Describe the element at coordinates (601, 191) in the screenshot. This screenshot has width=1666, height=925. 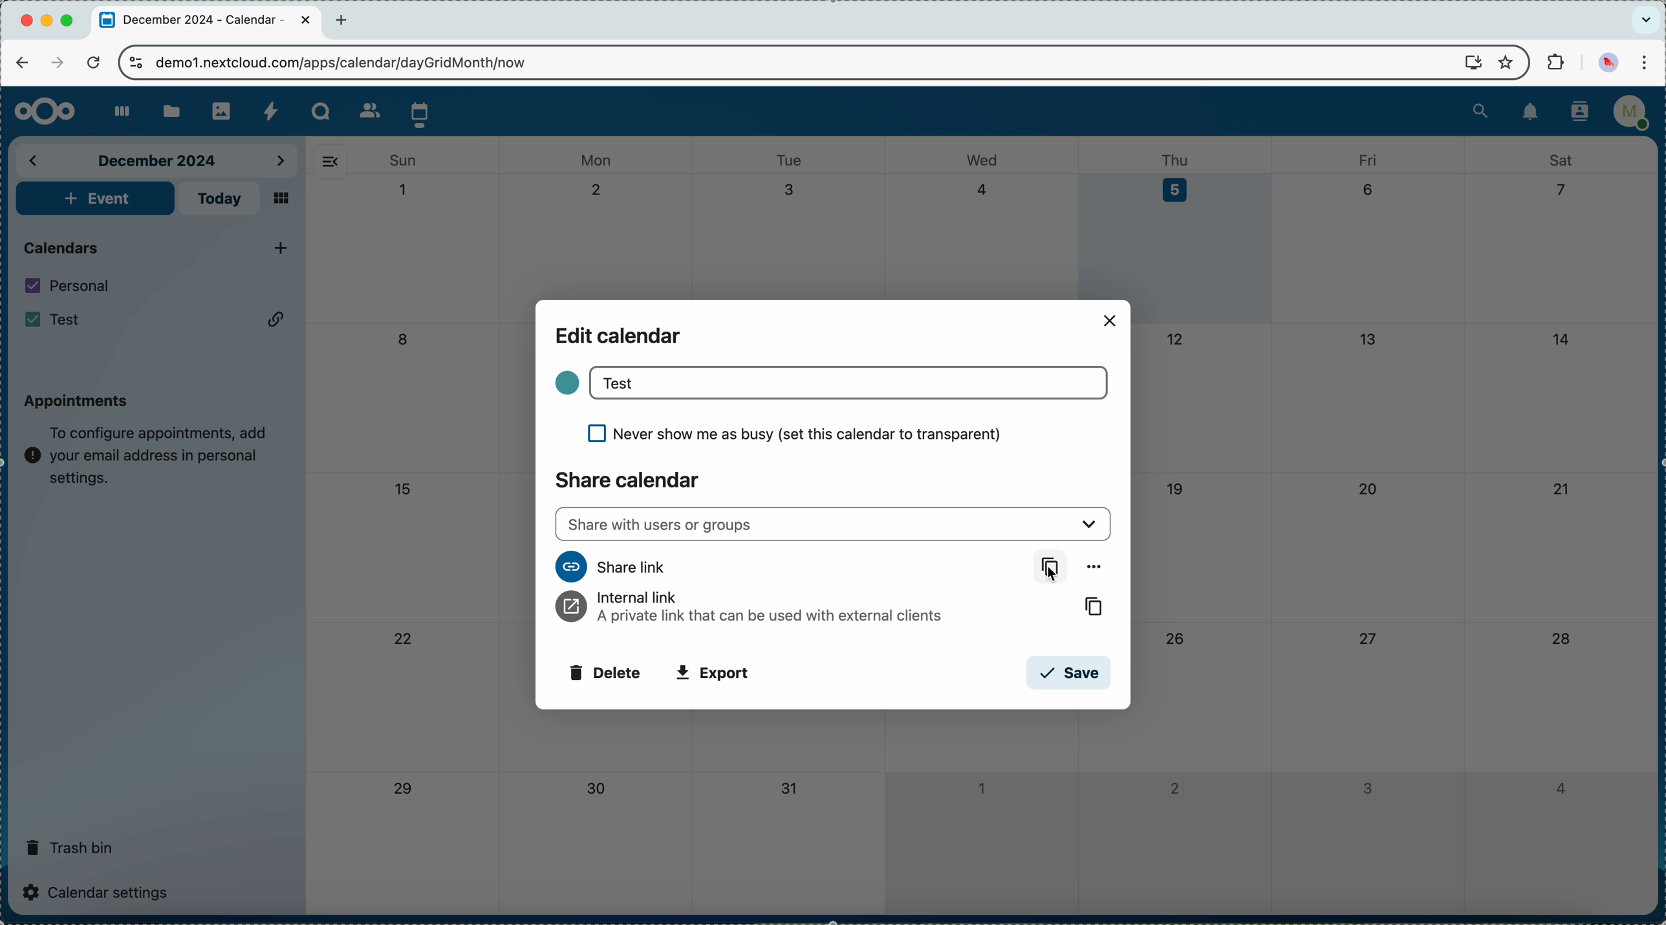
I see `2` at that location.